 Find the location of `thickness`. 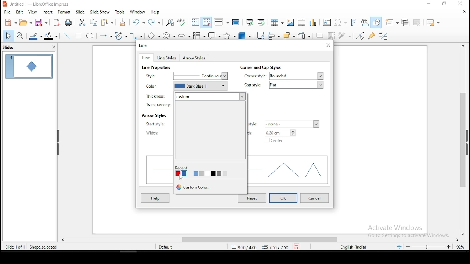

thickness is located at coordinates (156, 95).